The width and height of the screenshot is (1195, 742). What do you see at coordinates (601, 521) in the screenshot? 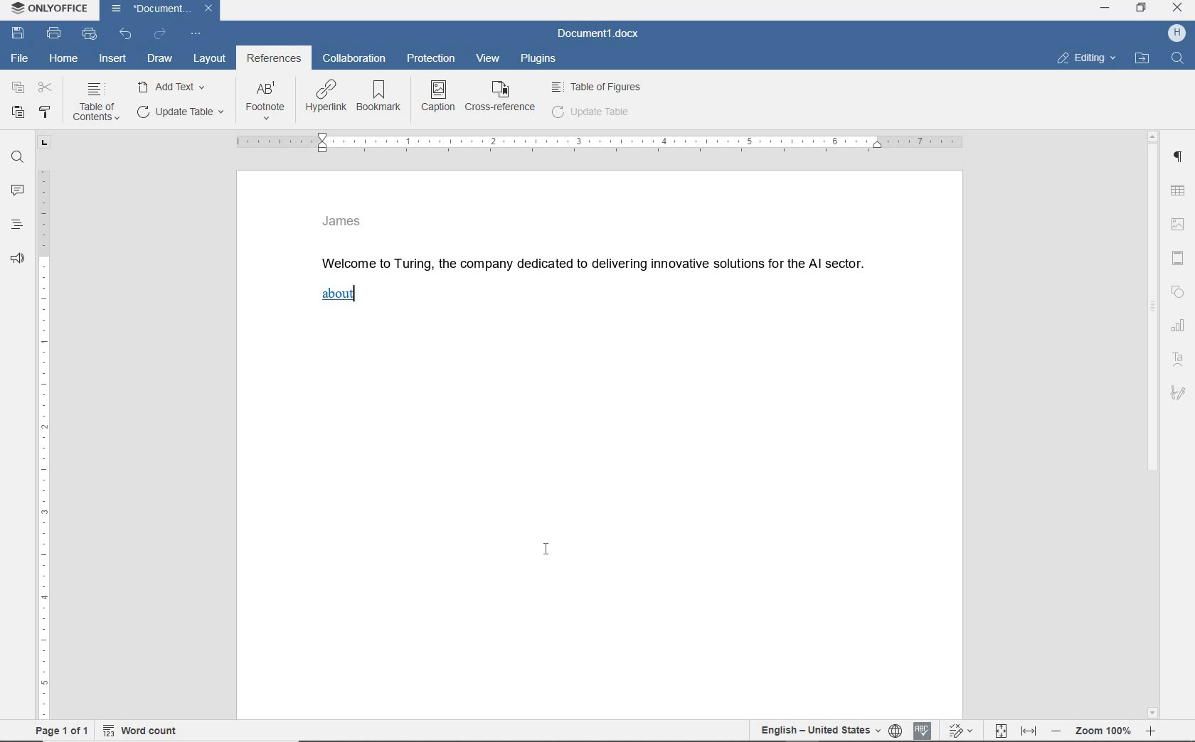
I see `Work area` at bounding box center [601, 521].